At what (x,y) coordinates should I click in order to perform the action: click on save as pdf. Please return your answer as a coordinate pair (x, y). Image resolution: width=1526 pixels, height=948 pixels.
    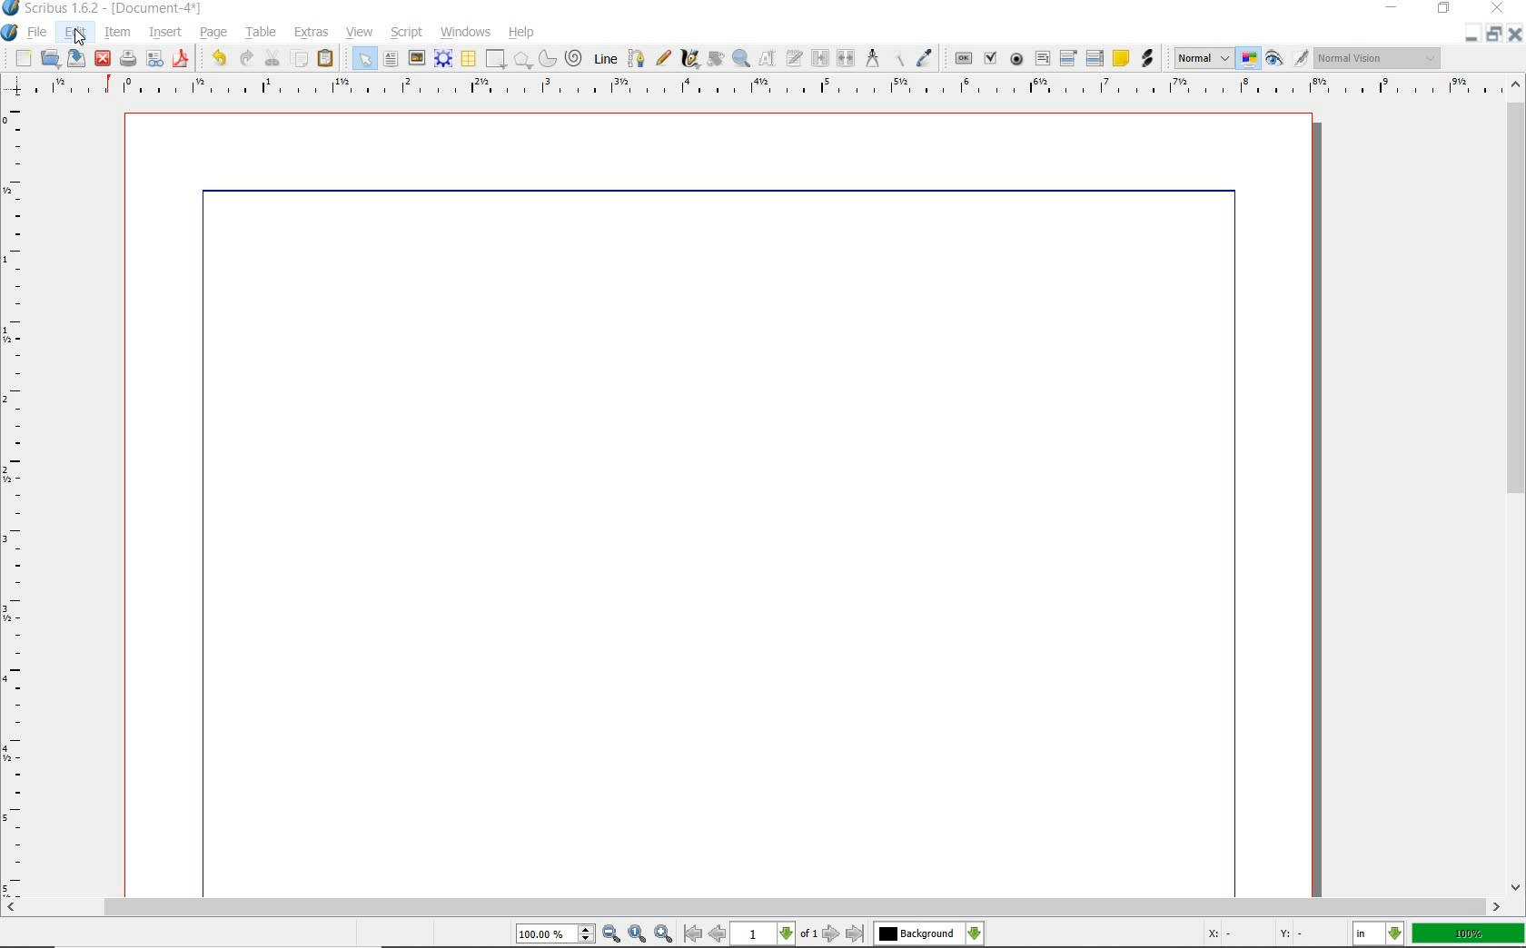
    Looking at the image, I should click on (179, 58).